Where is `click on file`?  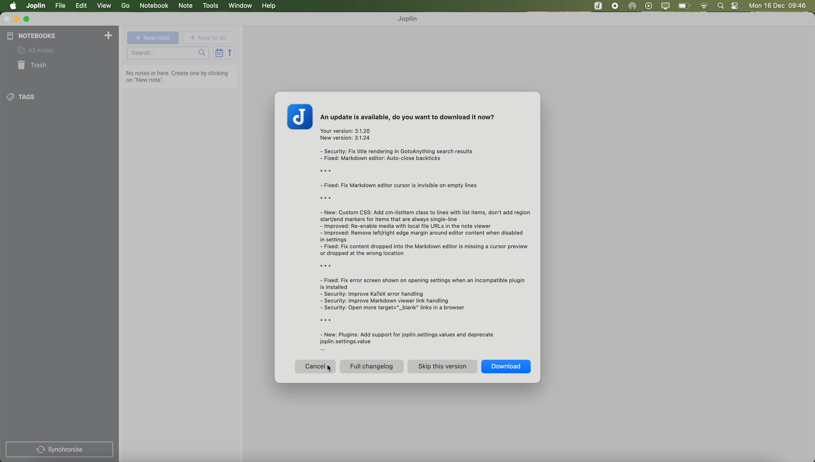 click on file is located at coordinates (61, 7).